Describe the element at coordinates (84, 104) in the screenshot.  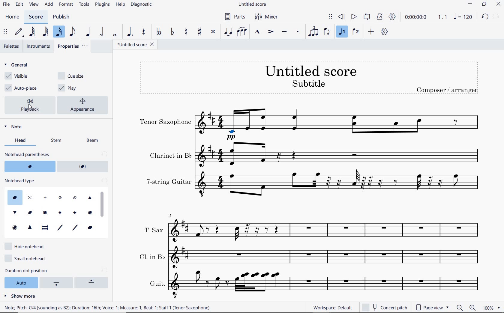
I see `appearance` at that location.